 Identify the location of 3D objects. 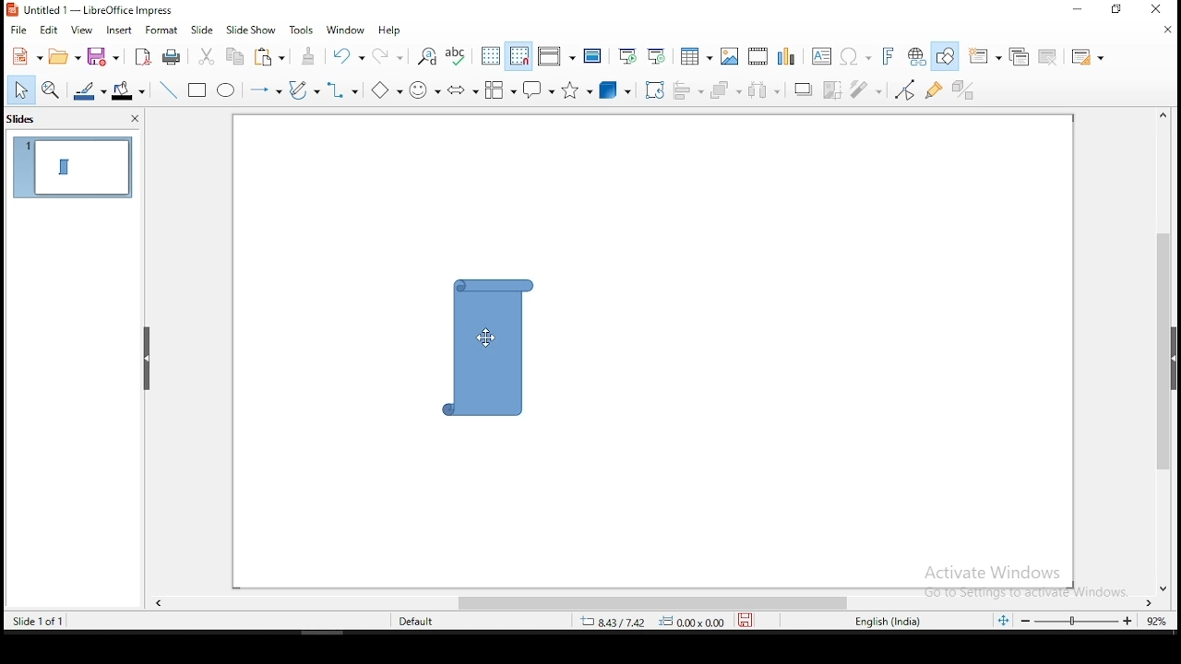
(614, 90).